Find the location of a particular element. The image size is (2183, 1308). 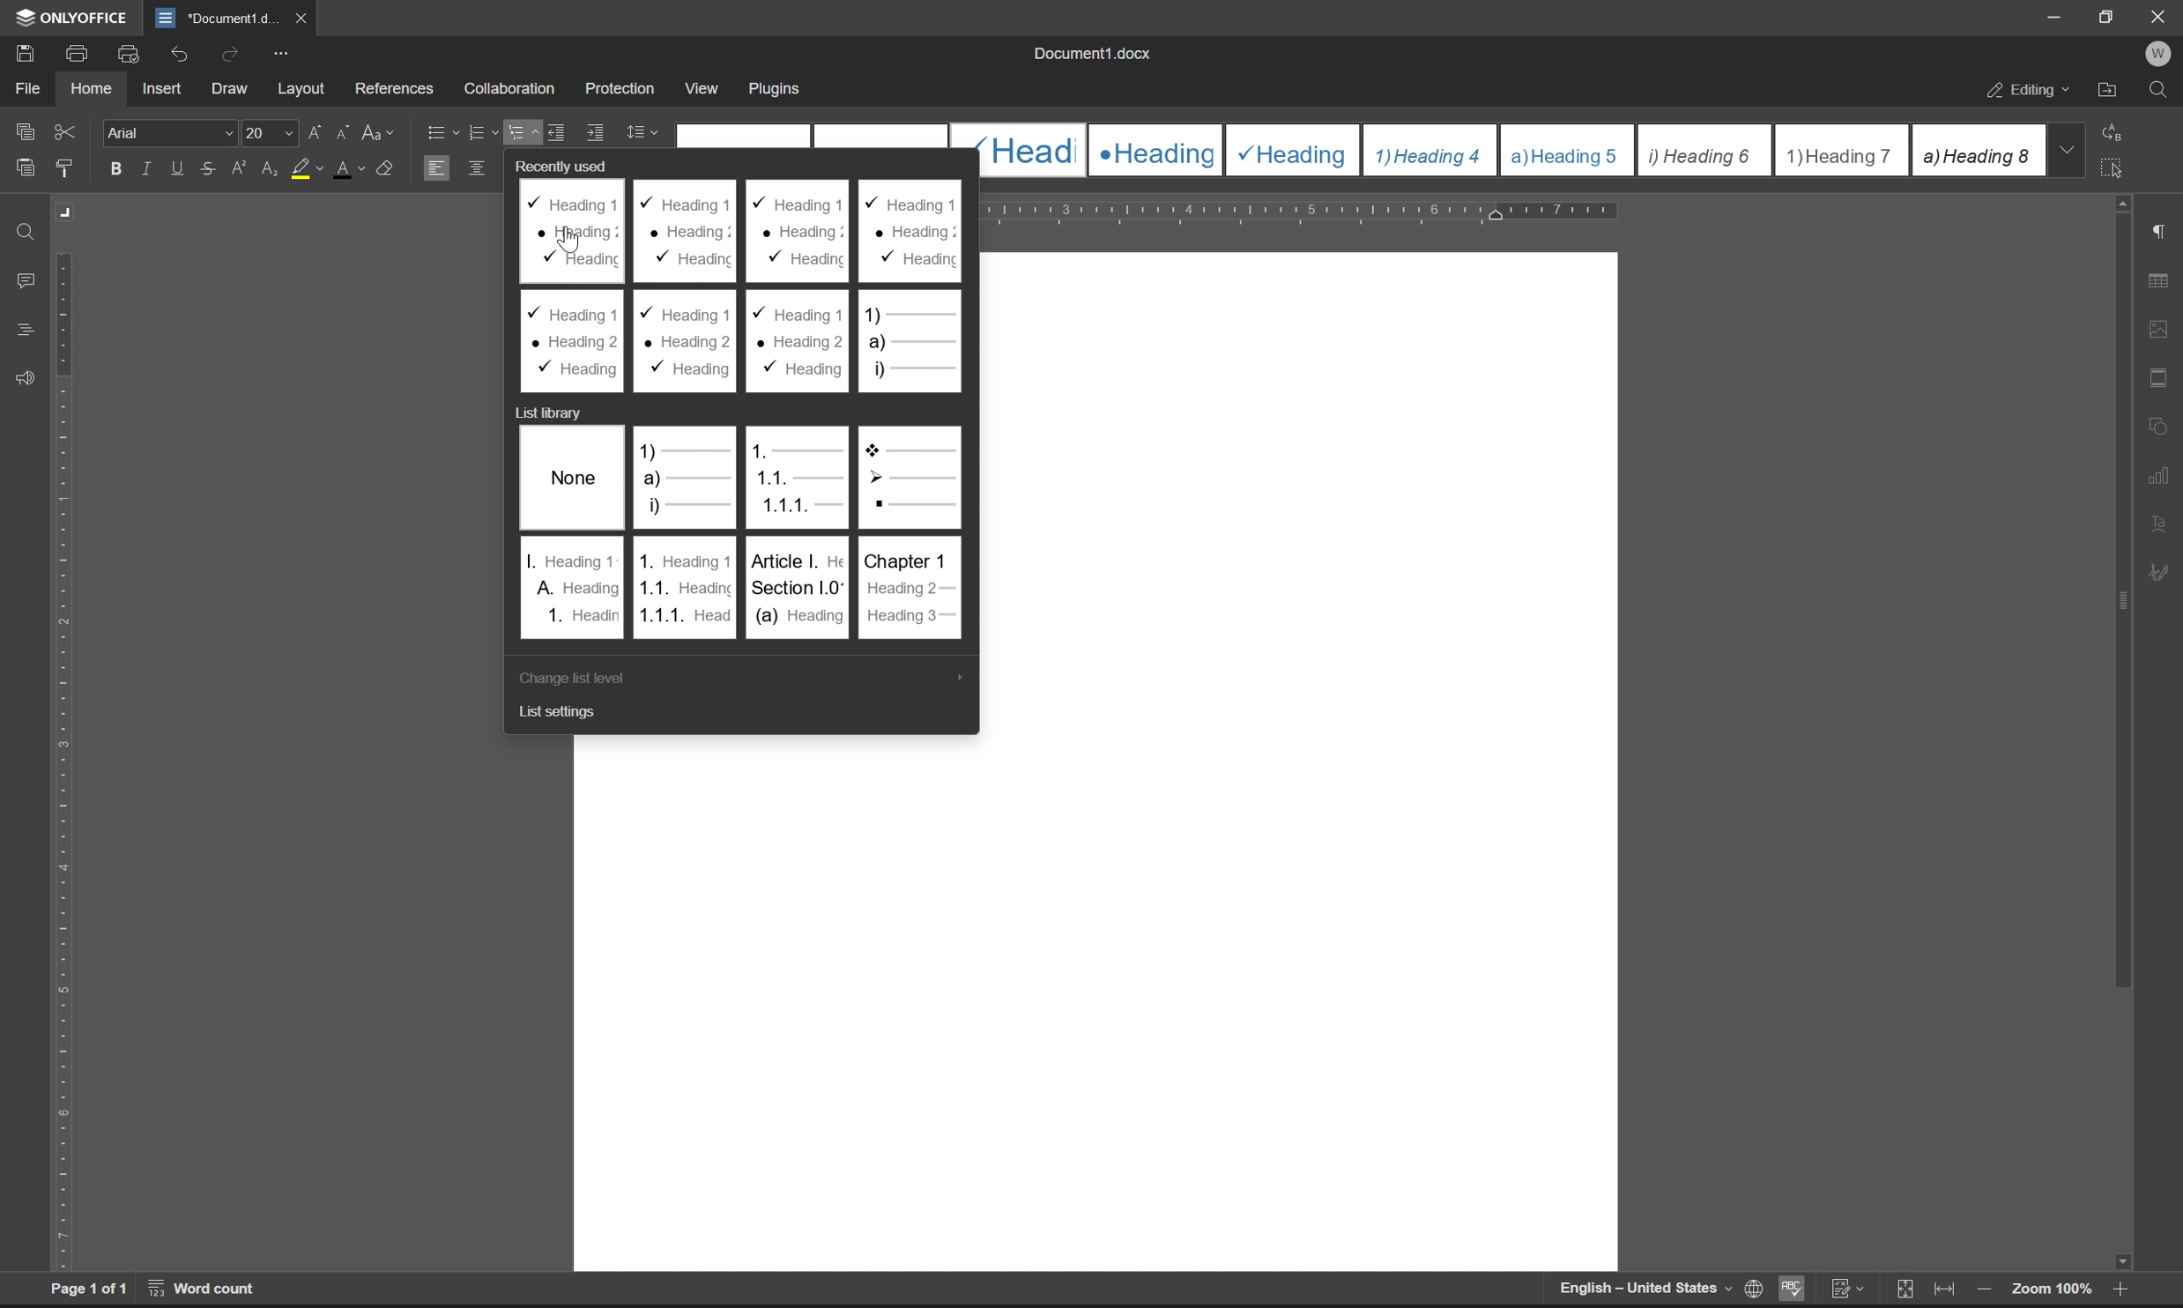

scroll bar is located at coordinates (2119, 733).